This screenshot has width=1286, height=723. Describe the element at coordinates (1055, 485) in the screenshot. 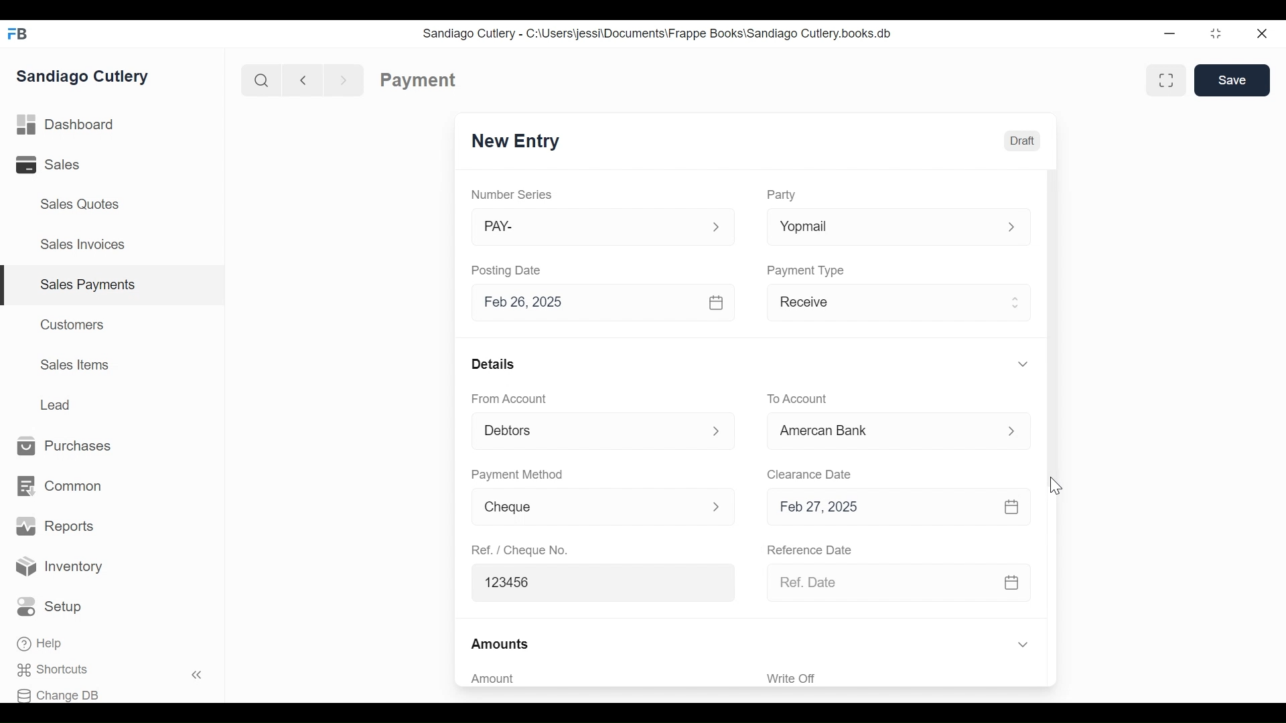

I see `cursor` at that location.